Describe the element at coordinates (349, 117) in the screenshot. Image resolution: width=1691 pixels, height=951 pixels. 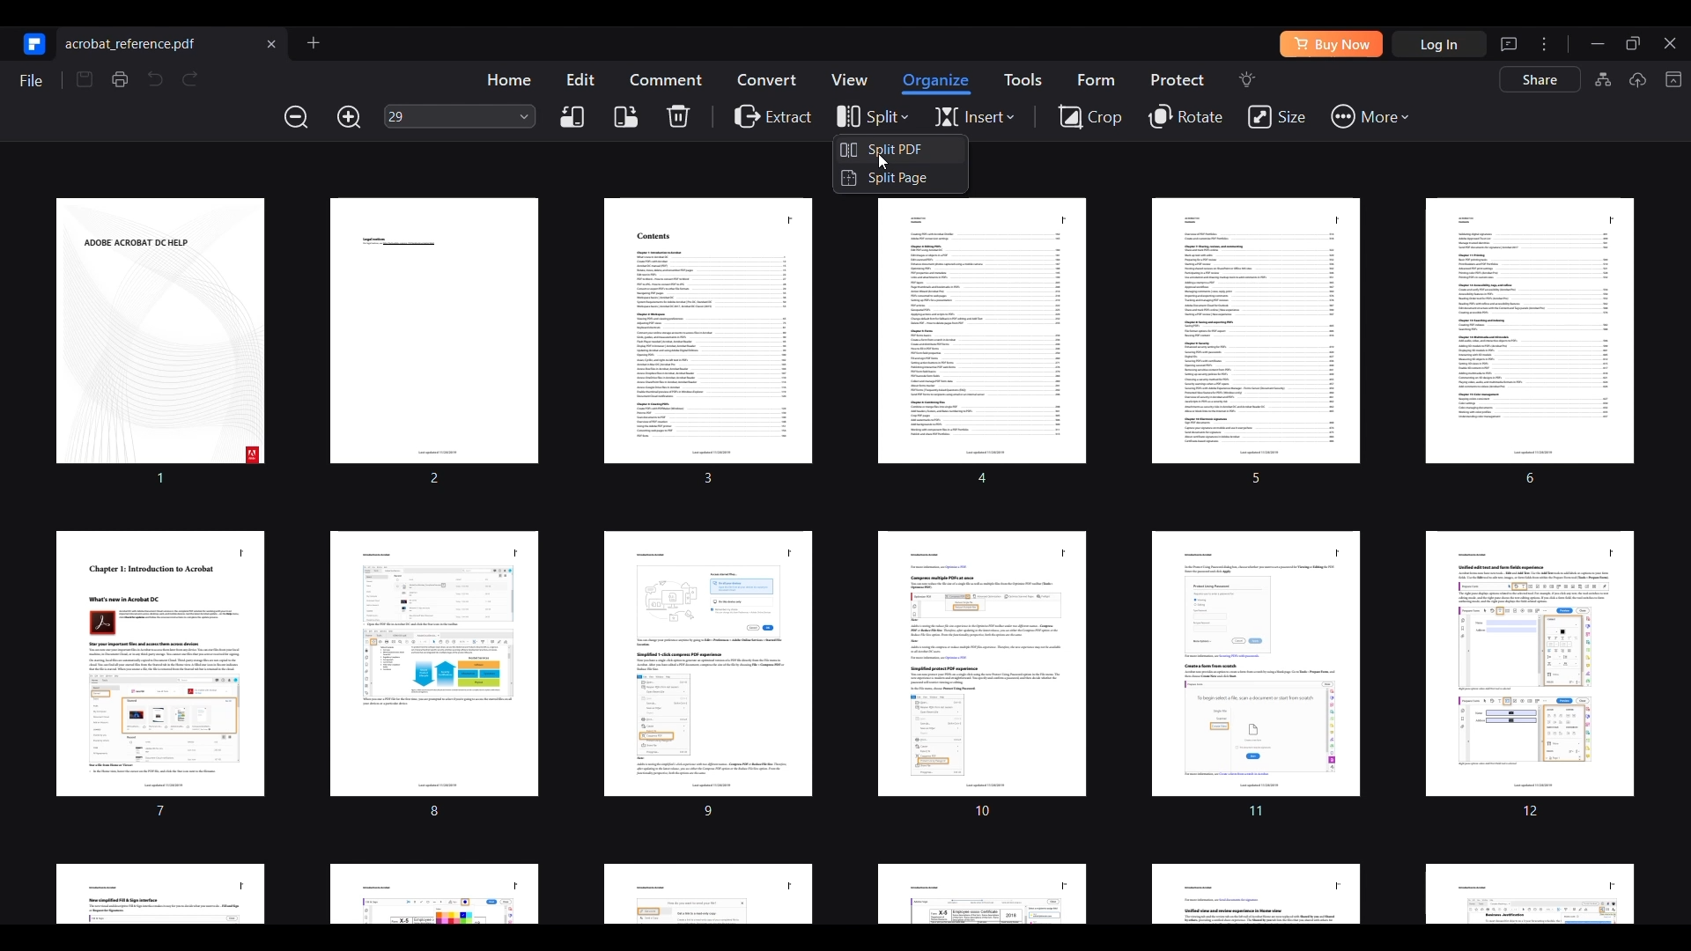
I see `Zoom in` at that location.